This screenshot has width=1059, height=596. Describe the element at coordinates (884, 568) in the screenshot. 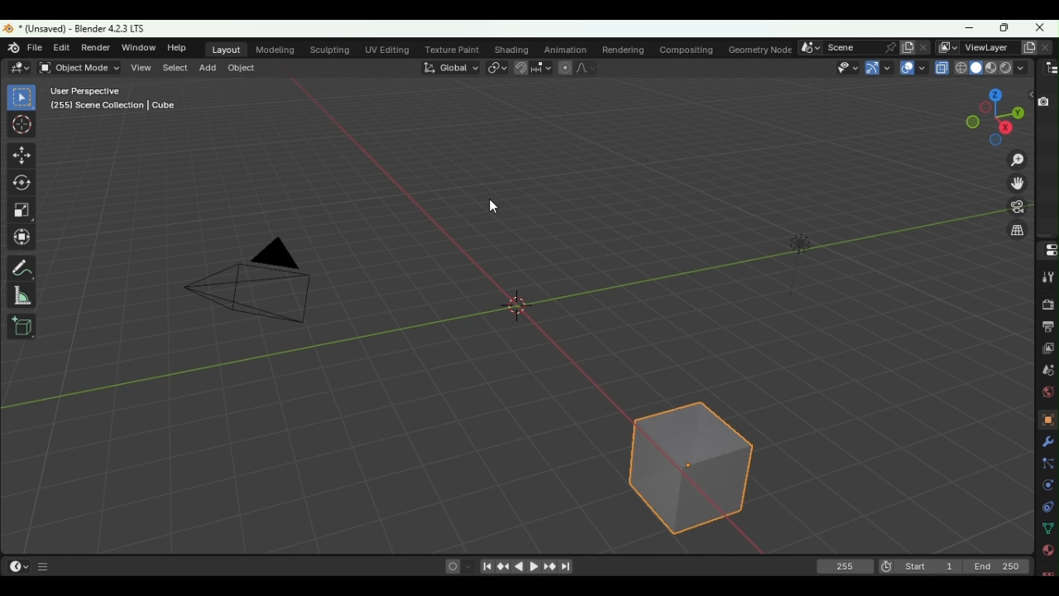

I see `Use preview range` at that location.